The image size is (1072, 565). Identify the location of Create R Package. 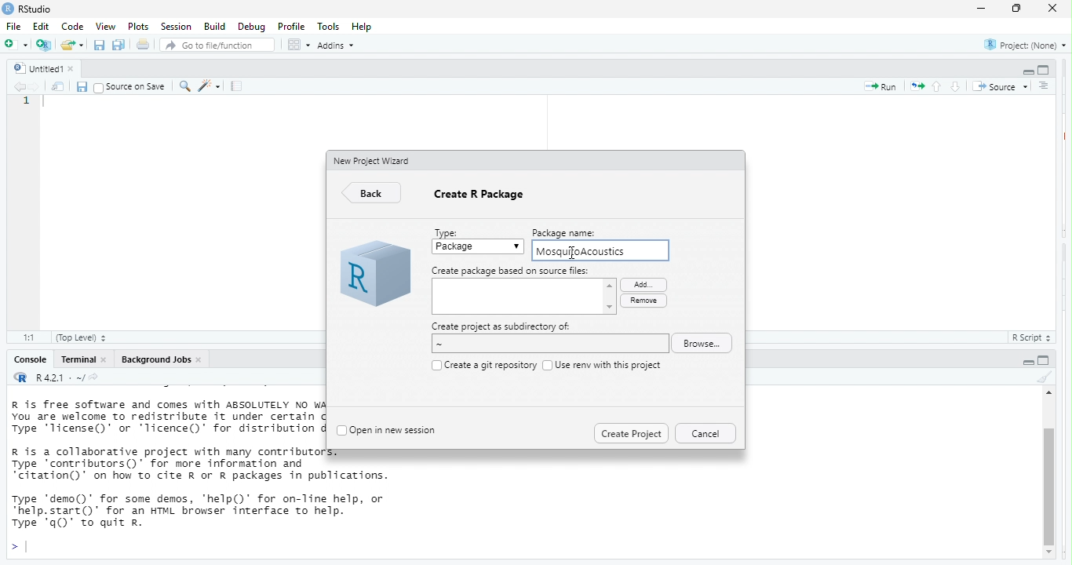
(482, 198).